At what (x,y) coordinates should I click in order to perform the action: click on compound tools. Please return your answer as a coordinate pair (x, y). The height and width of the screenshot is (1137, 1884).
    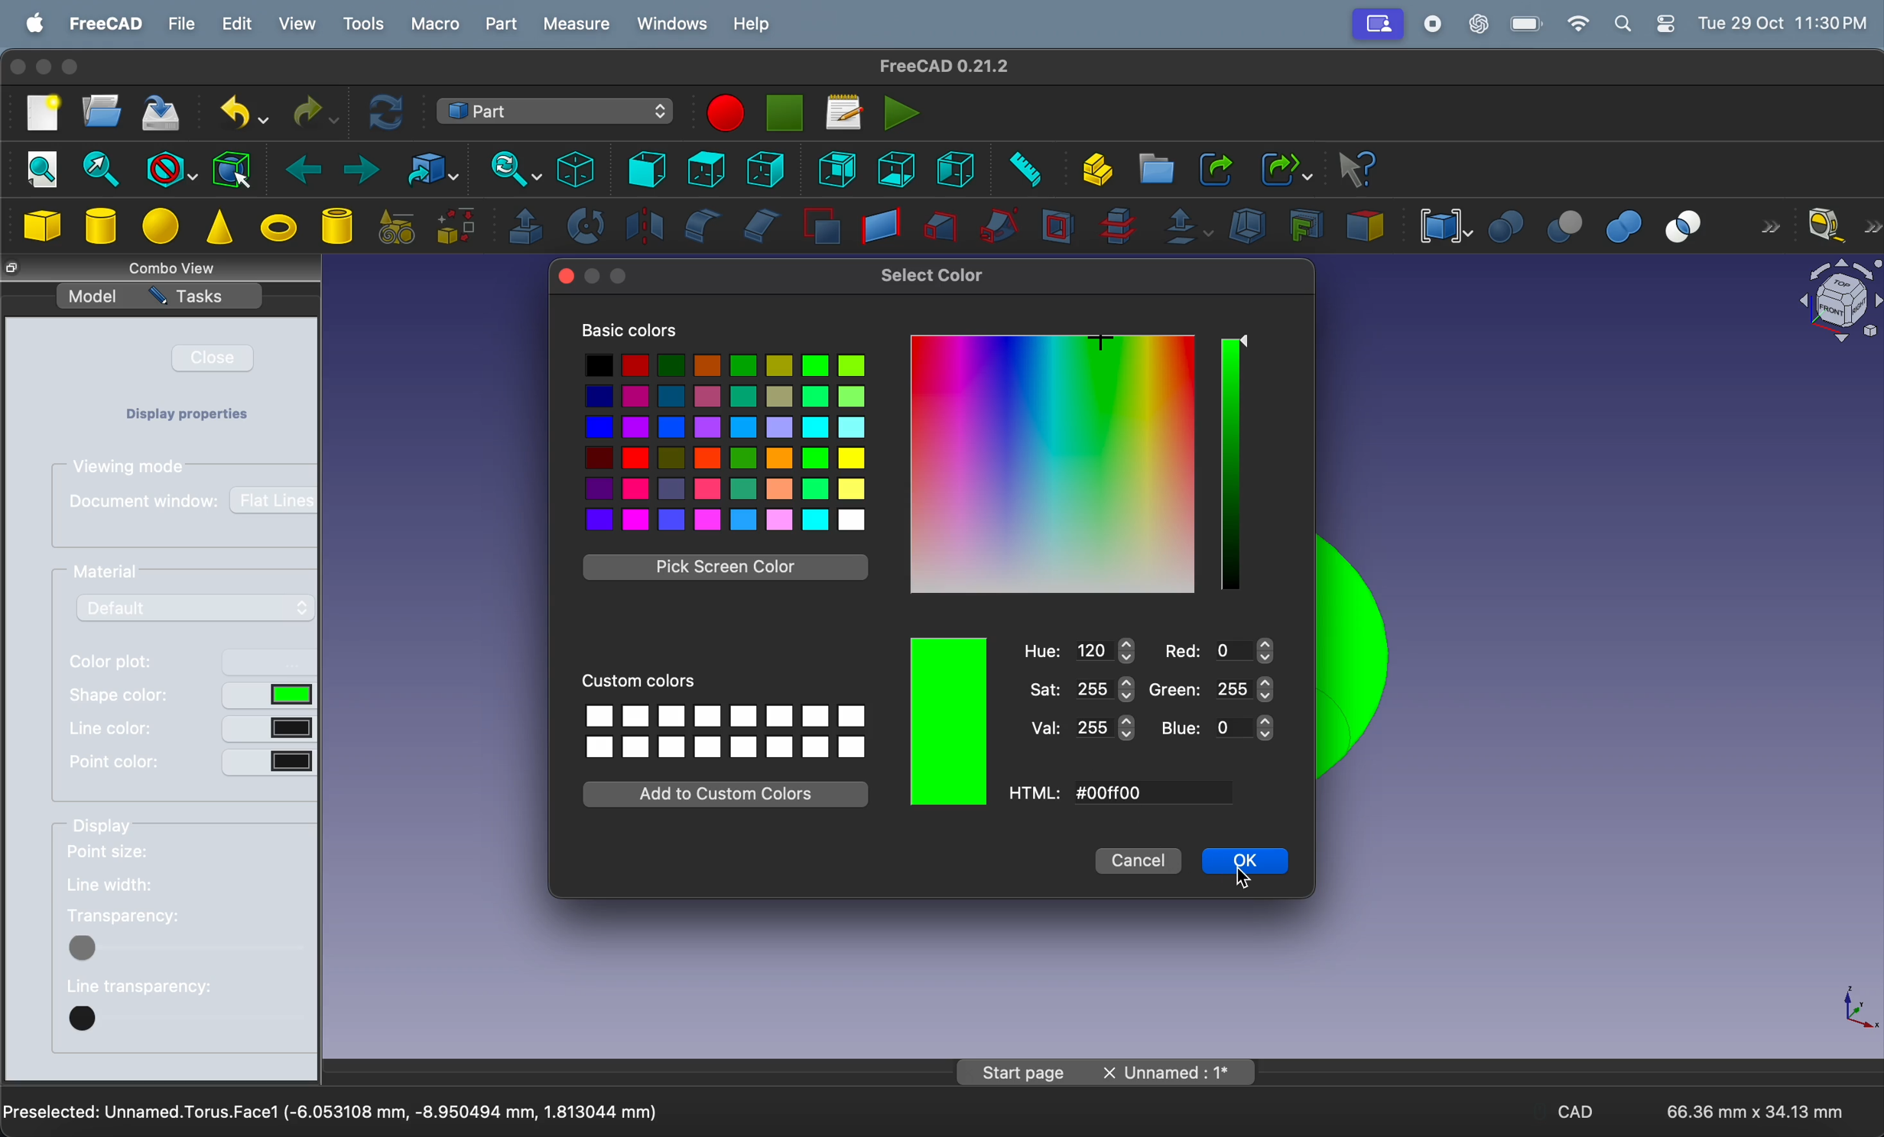
    Looking at the image, I should click on (1441, 225).